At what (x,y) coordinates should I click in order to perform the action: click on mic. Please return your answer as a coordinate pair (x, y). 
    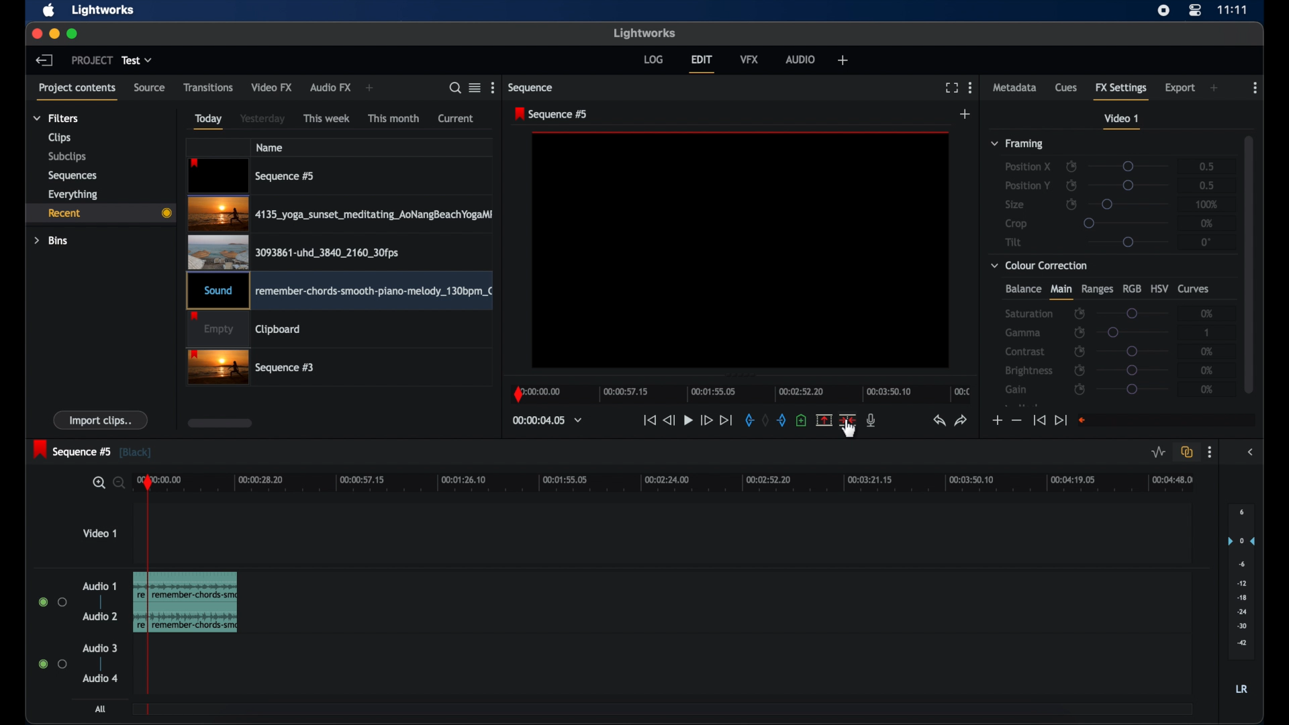
    Looking at the image, I should click on (871, 421).